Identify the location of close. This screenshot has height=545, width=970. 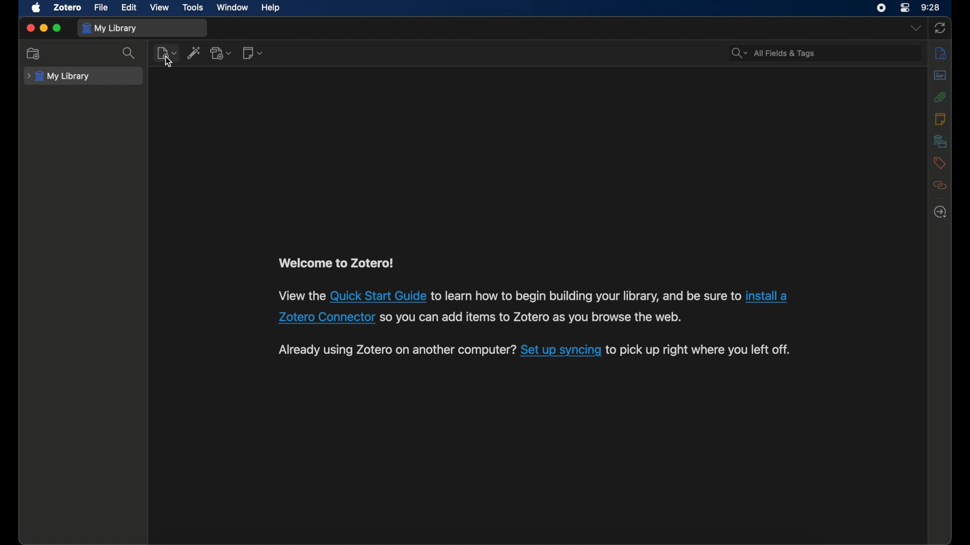
(30, 28).